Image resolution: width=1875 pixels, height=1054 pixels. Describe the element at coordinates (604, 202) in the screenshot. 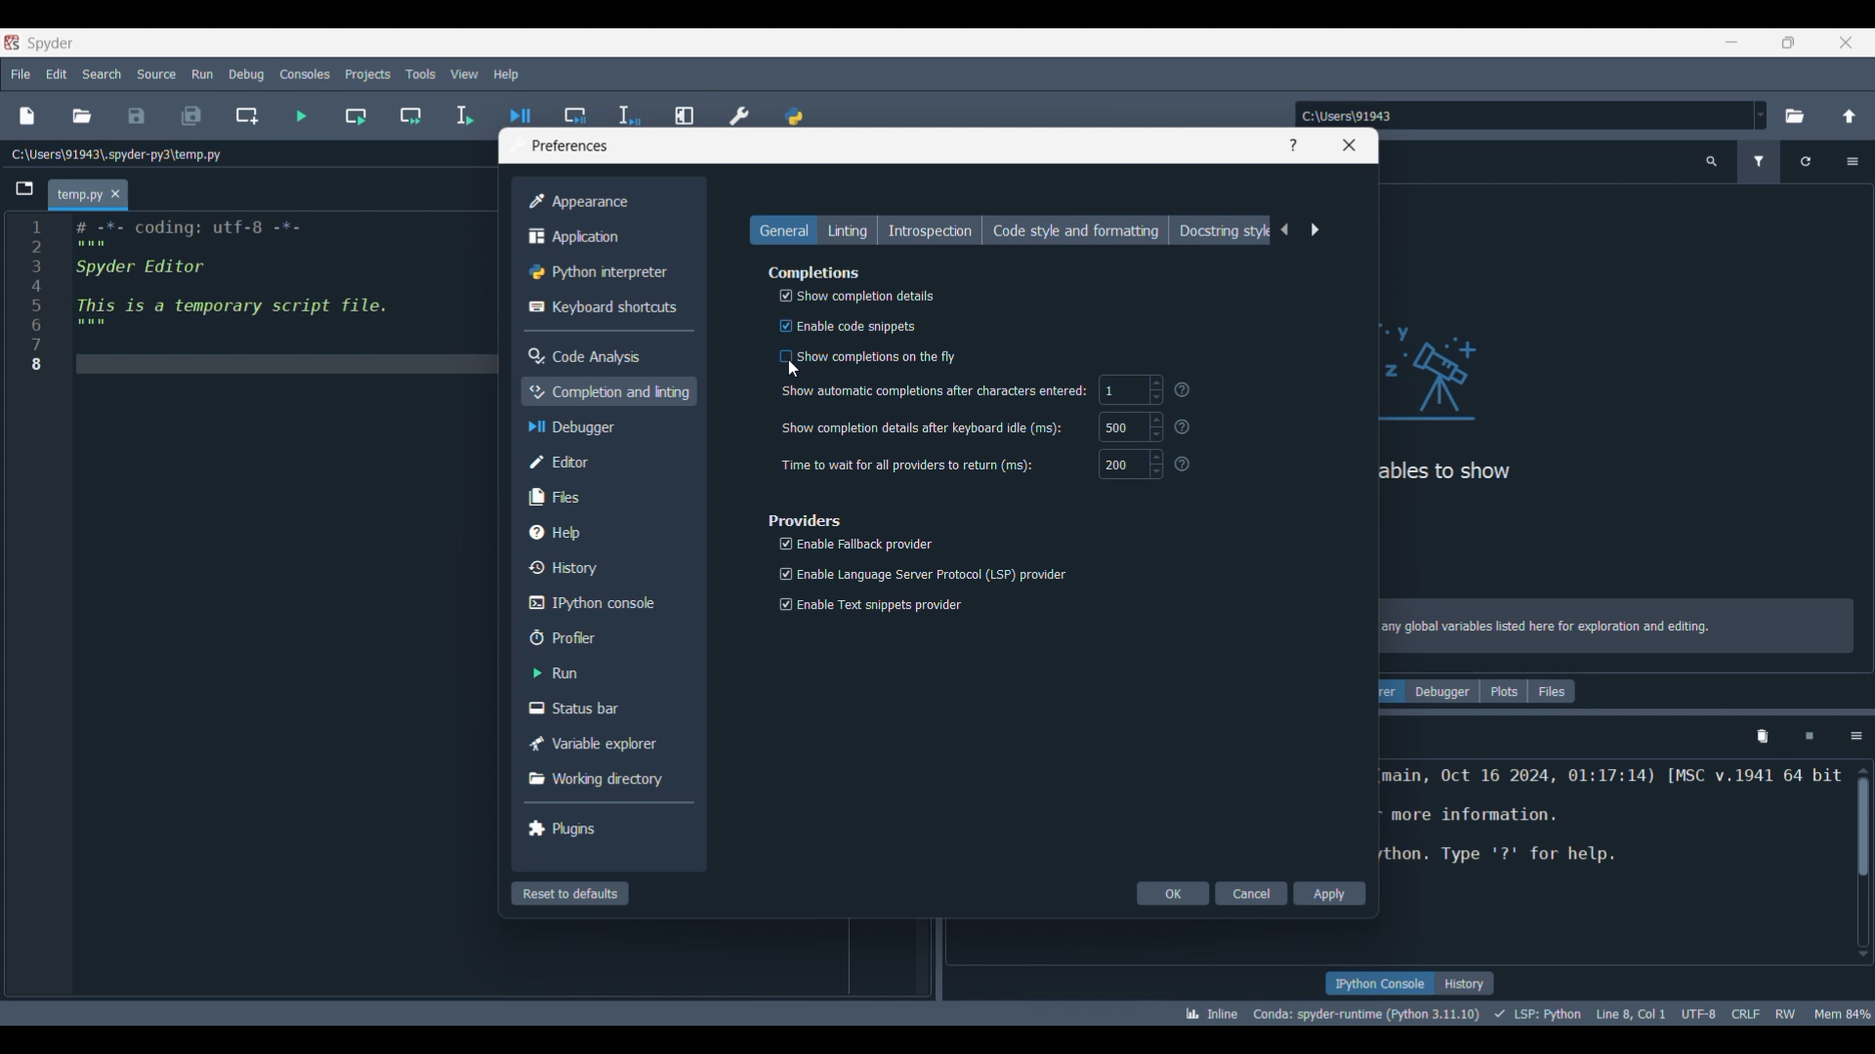

I see `Appearance` at that location.